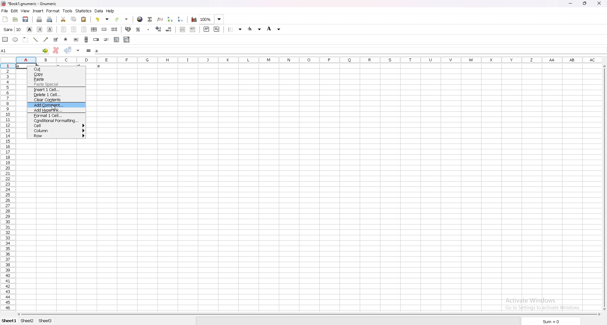  Describe the element at coordinates (89, 51) in the screenshot. I see `formula` at that location.